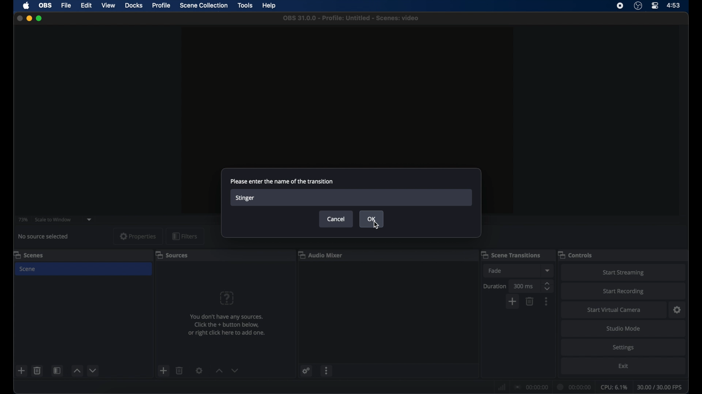 The width and height of the screenshot is (702, 394). What do you see at coordinates (66, 6) in the screenshot?
I see `file` at bounding box center [66, 6].